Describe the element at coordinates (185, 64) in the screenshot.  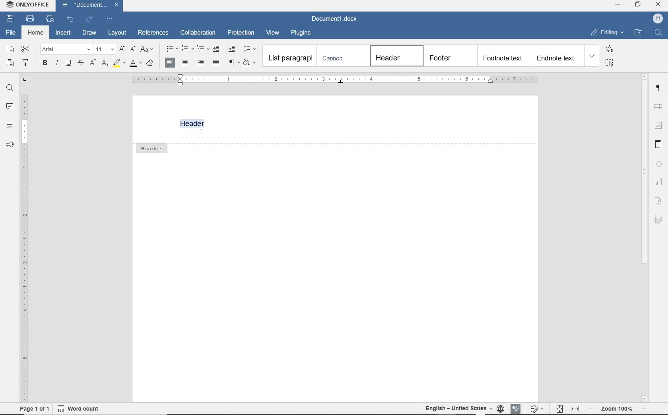
I see `align center` at that location.